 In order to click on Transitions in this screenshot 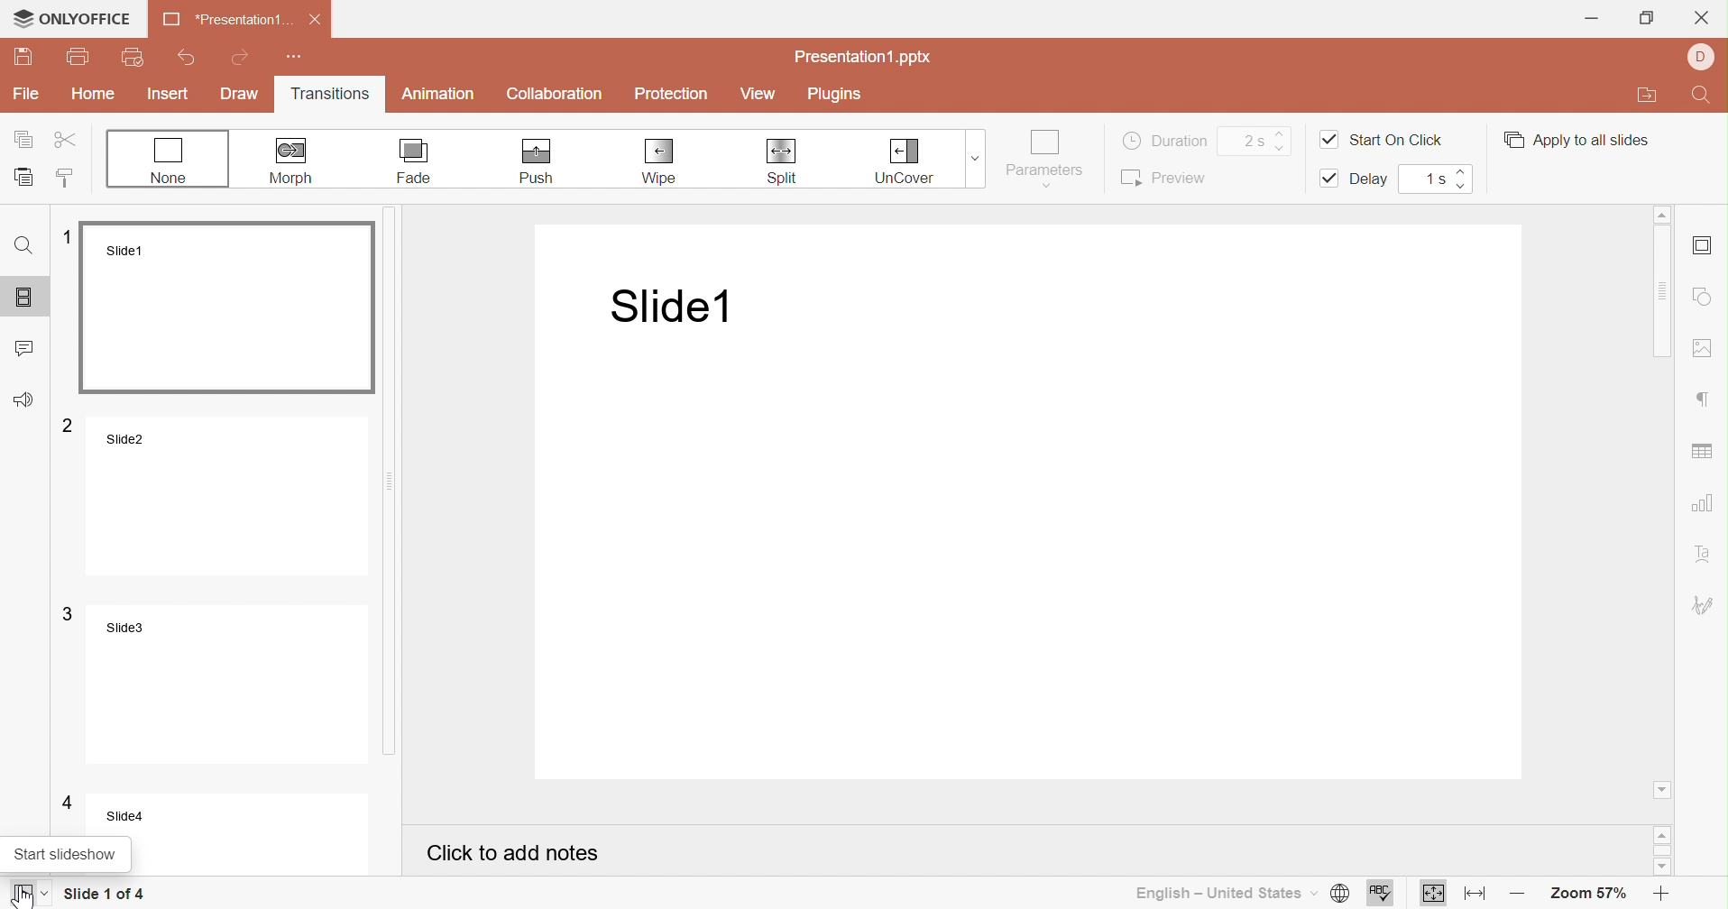, I will do `click(336, 96)`.